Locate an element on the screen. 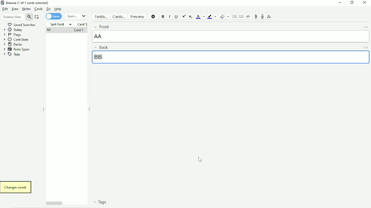 This screenshot has width=371, height=208. Select is located at coordinates (37, 17).